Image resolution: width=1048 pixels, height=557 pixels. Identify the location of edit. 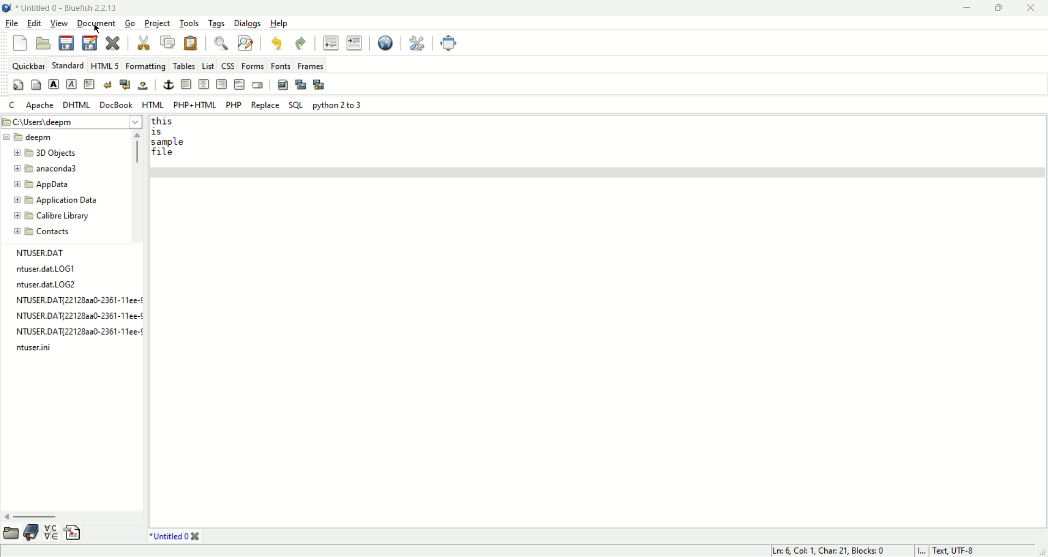
(34, 23).